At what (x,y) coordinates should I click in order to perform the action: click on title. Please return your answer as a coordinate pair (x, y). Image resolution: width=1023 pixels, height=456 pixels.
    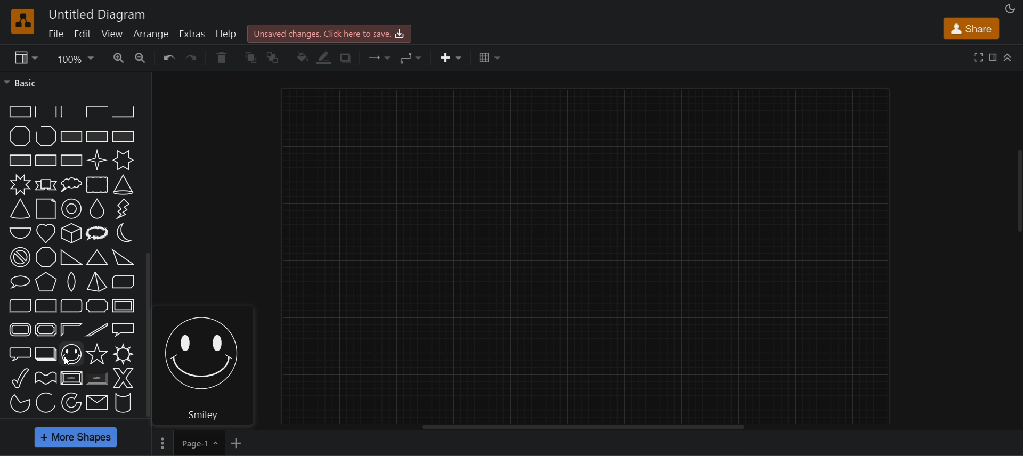
    Looking at the image, I should click on (101, 14).